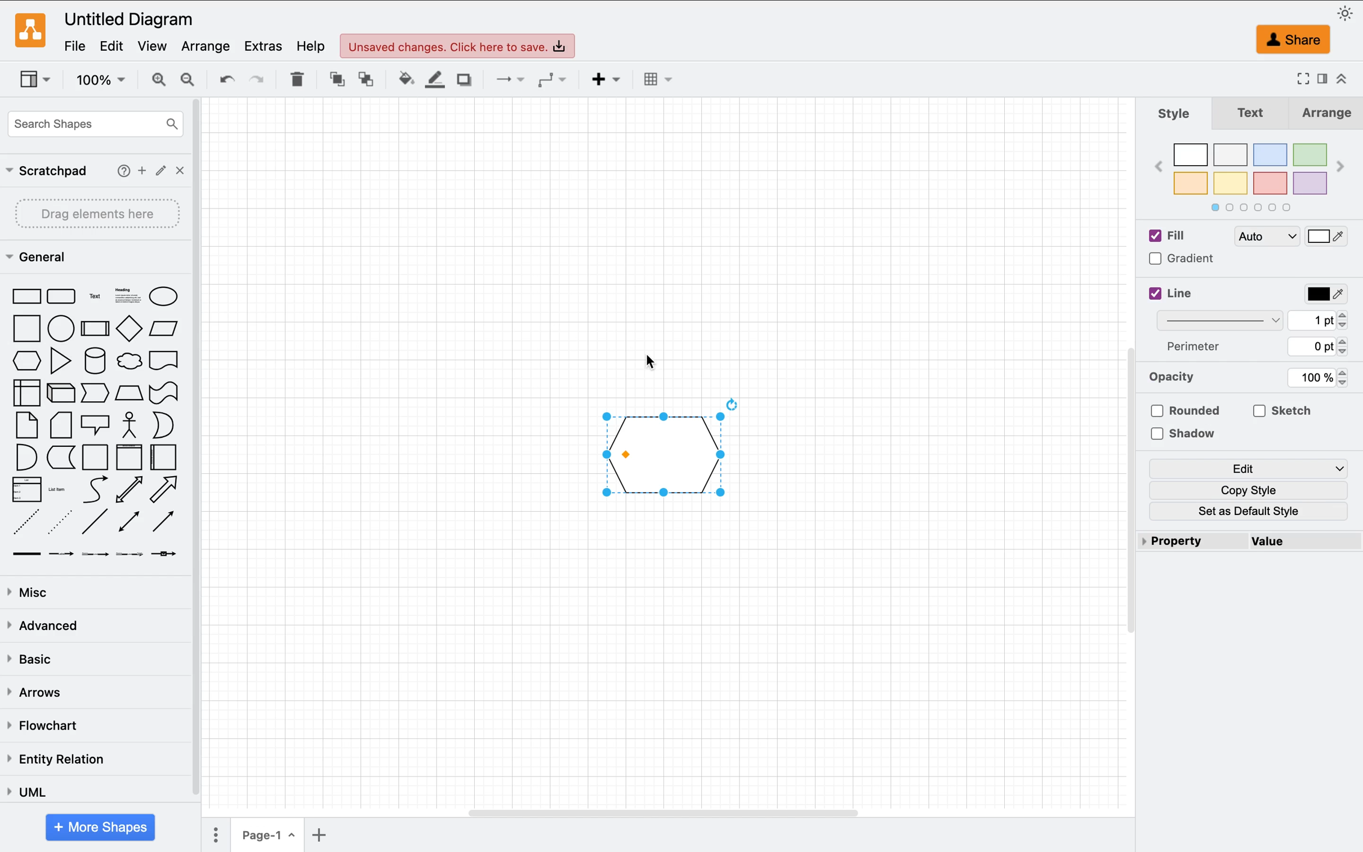  What do you see at coordinates (93, 425) in the screenshot?
I see `callout` at bounding box center [93, 425].